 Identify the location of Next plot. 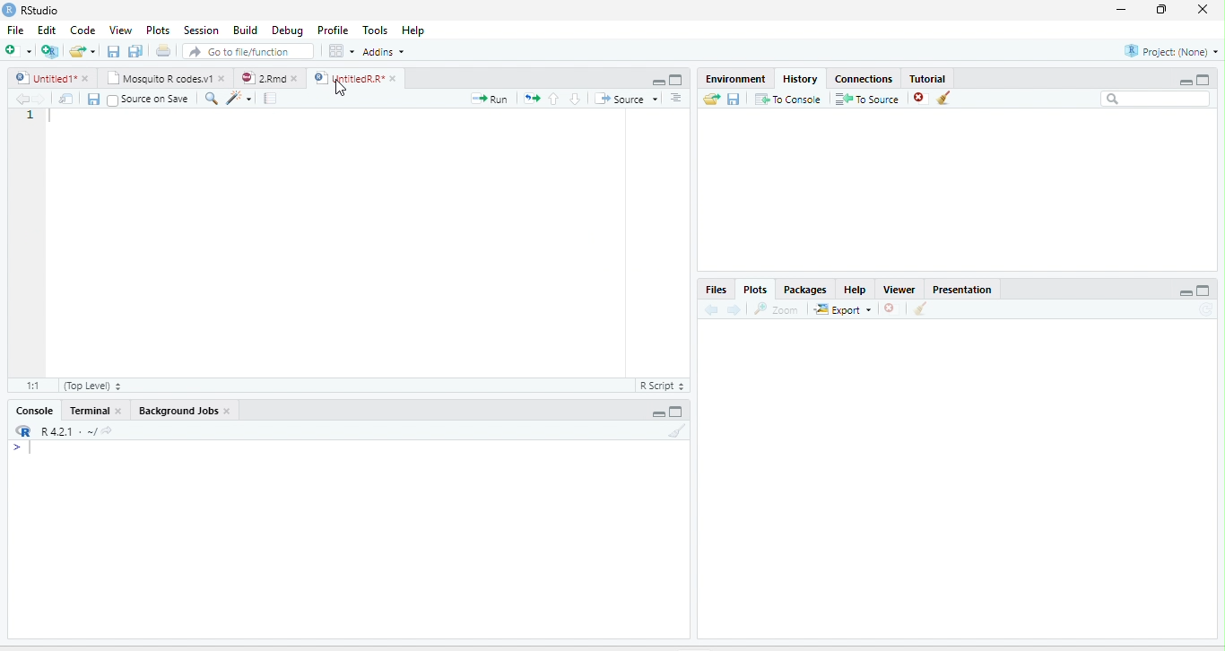
(734, 309).